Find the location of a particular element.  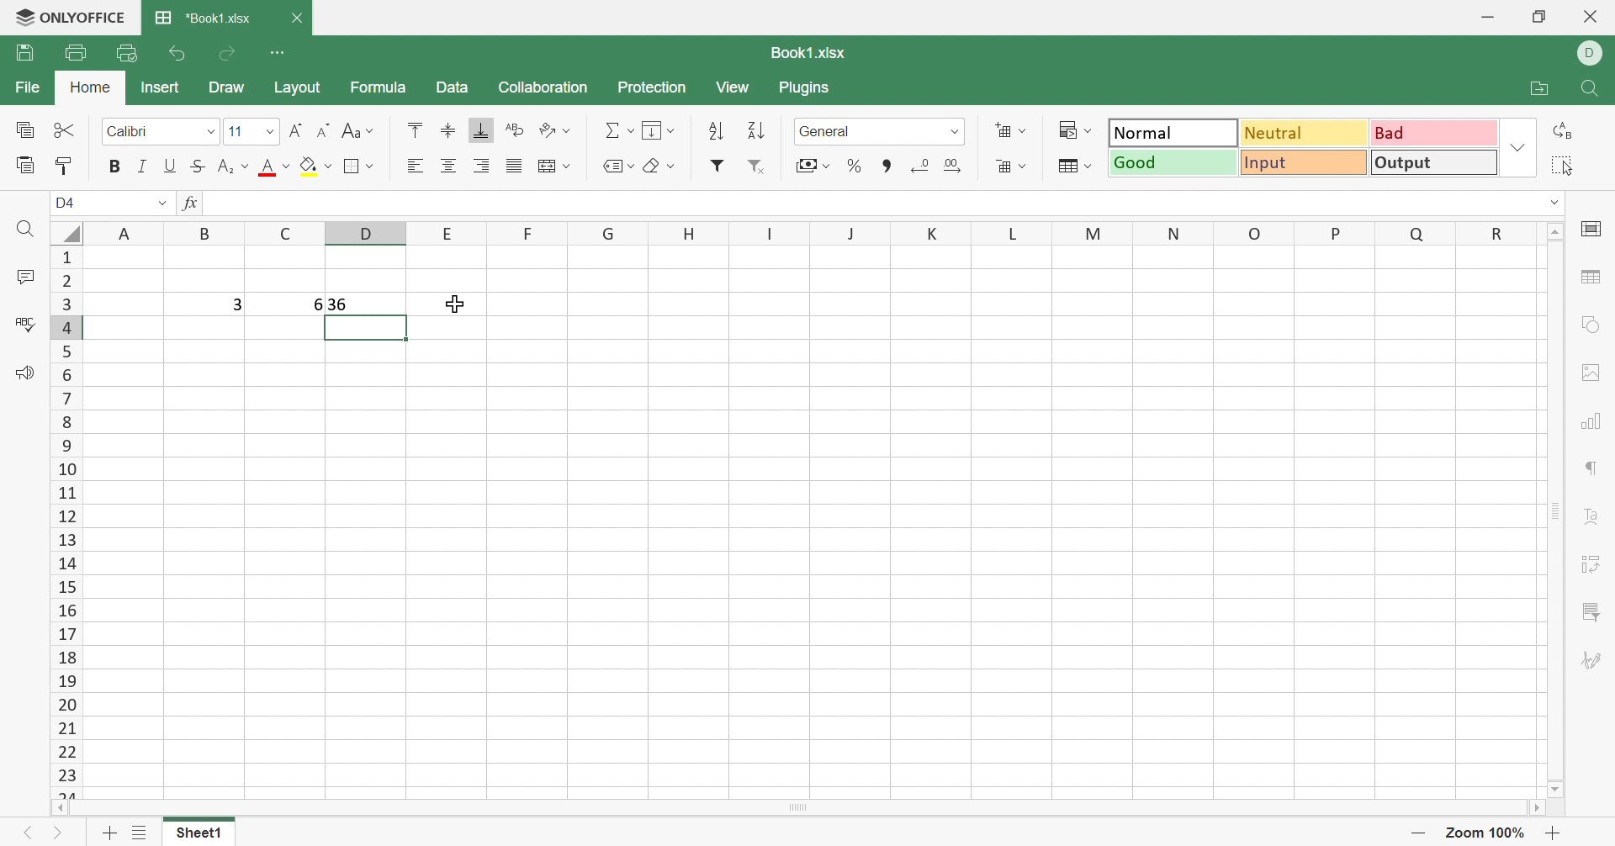

Fill color is located at coordinates (315, 167).